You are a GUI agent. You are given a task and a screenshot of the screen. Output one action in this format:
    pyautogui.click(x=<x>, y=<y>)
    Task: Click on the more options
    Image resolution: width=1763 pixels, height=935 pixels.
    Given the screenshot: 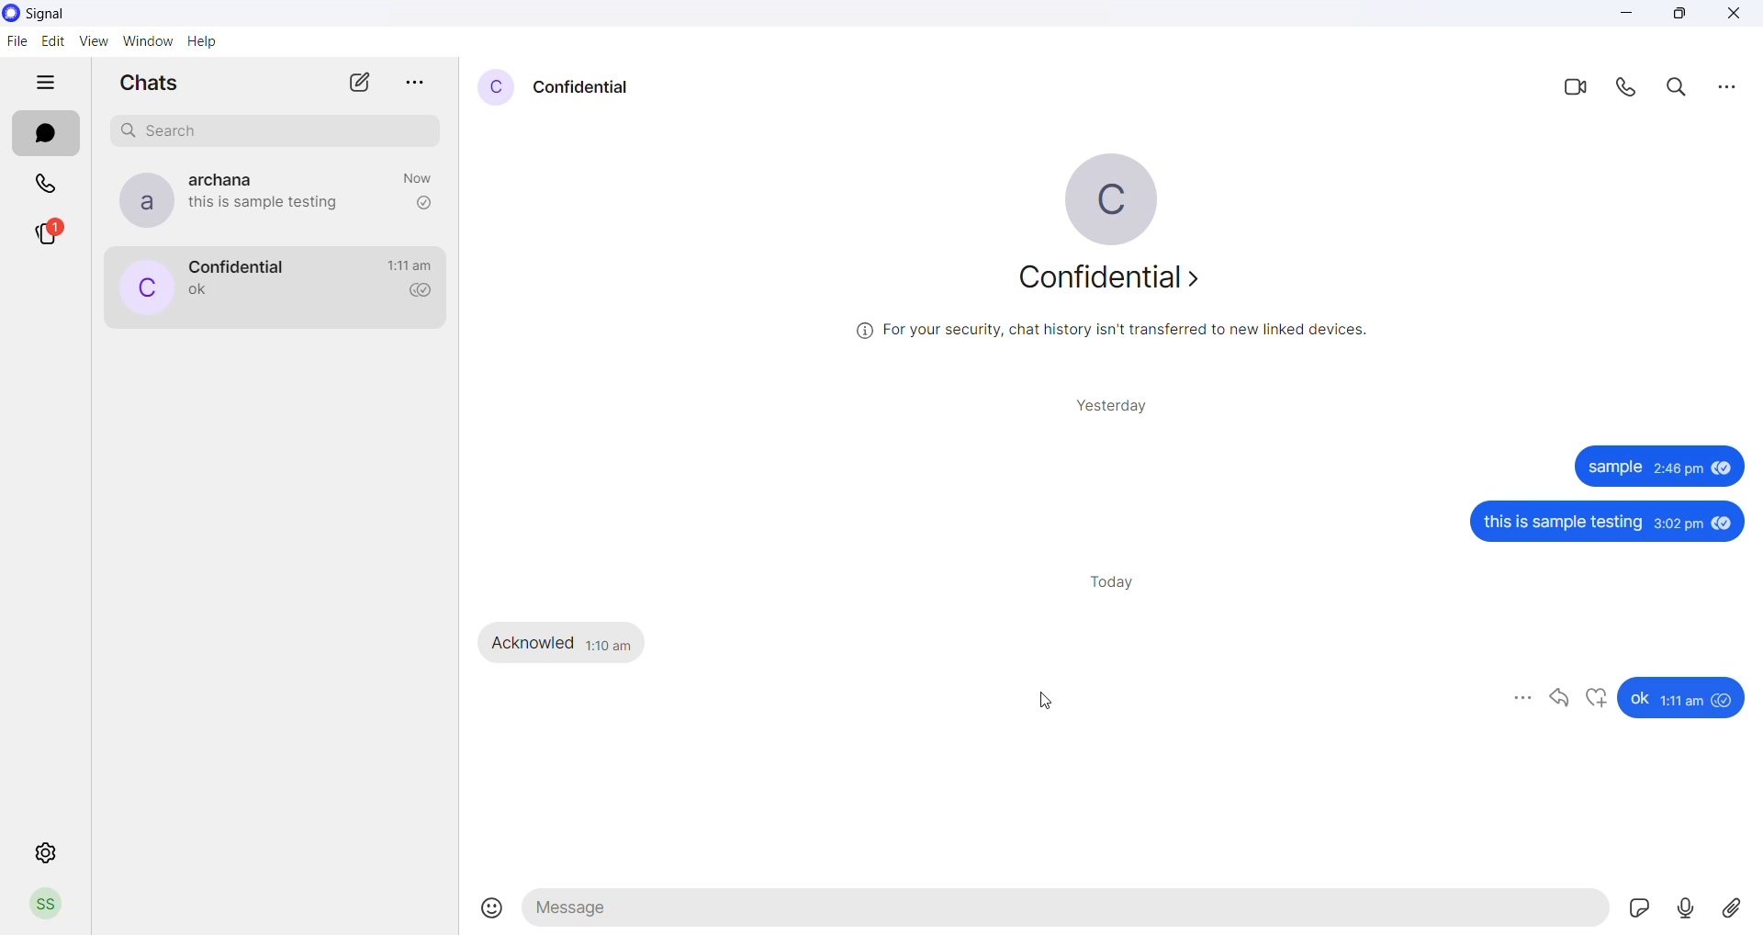 What is the action you would take?
    pyautogui.click(x=416, y=77)
    